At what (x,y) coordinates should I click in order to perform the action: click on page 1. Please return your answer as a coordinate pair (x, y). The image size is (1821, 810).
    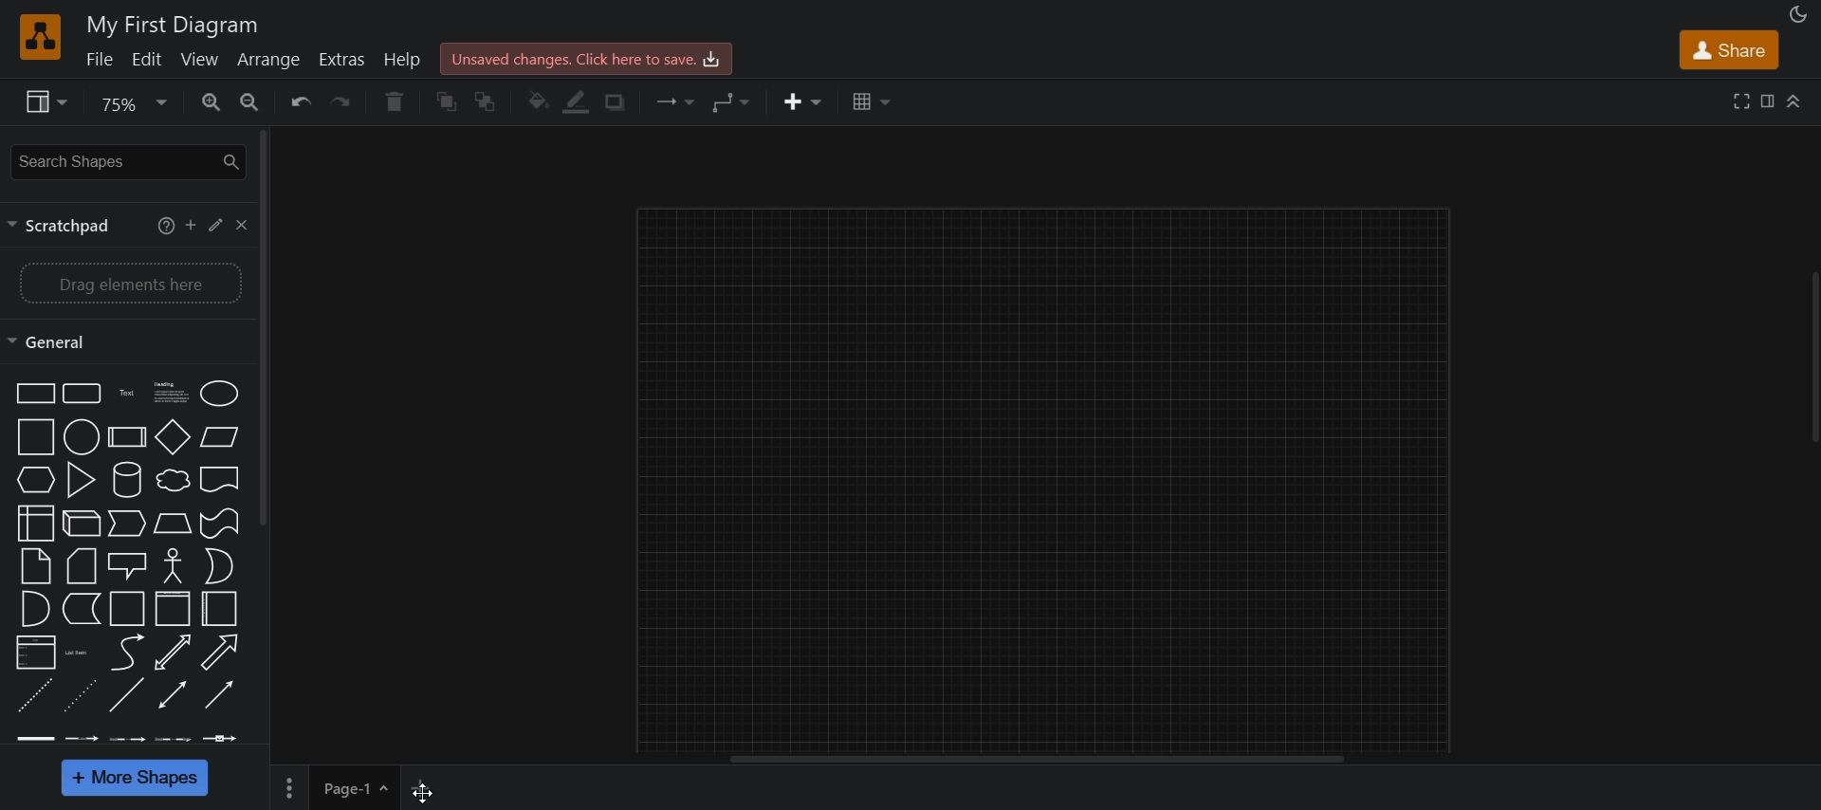
    Looking at the image, I should click on (335, 790).